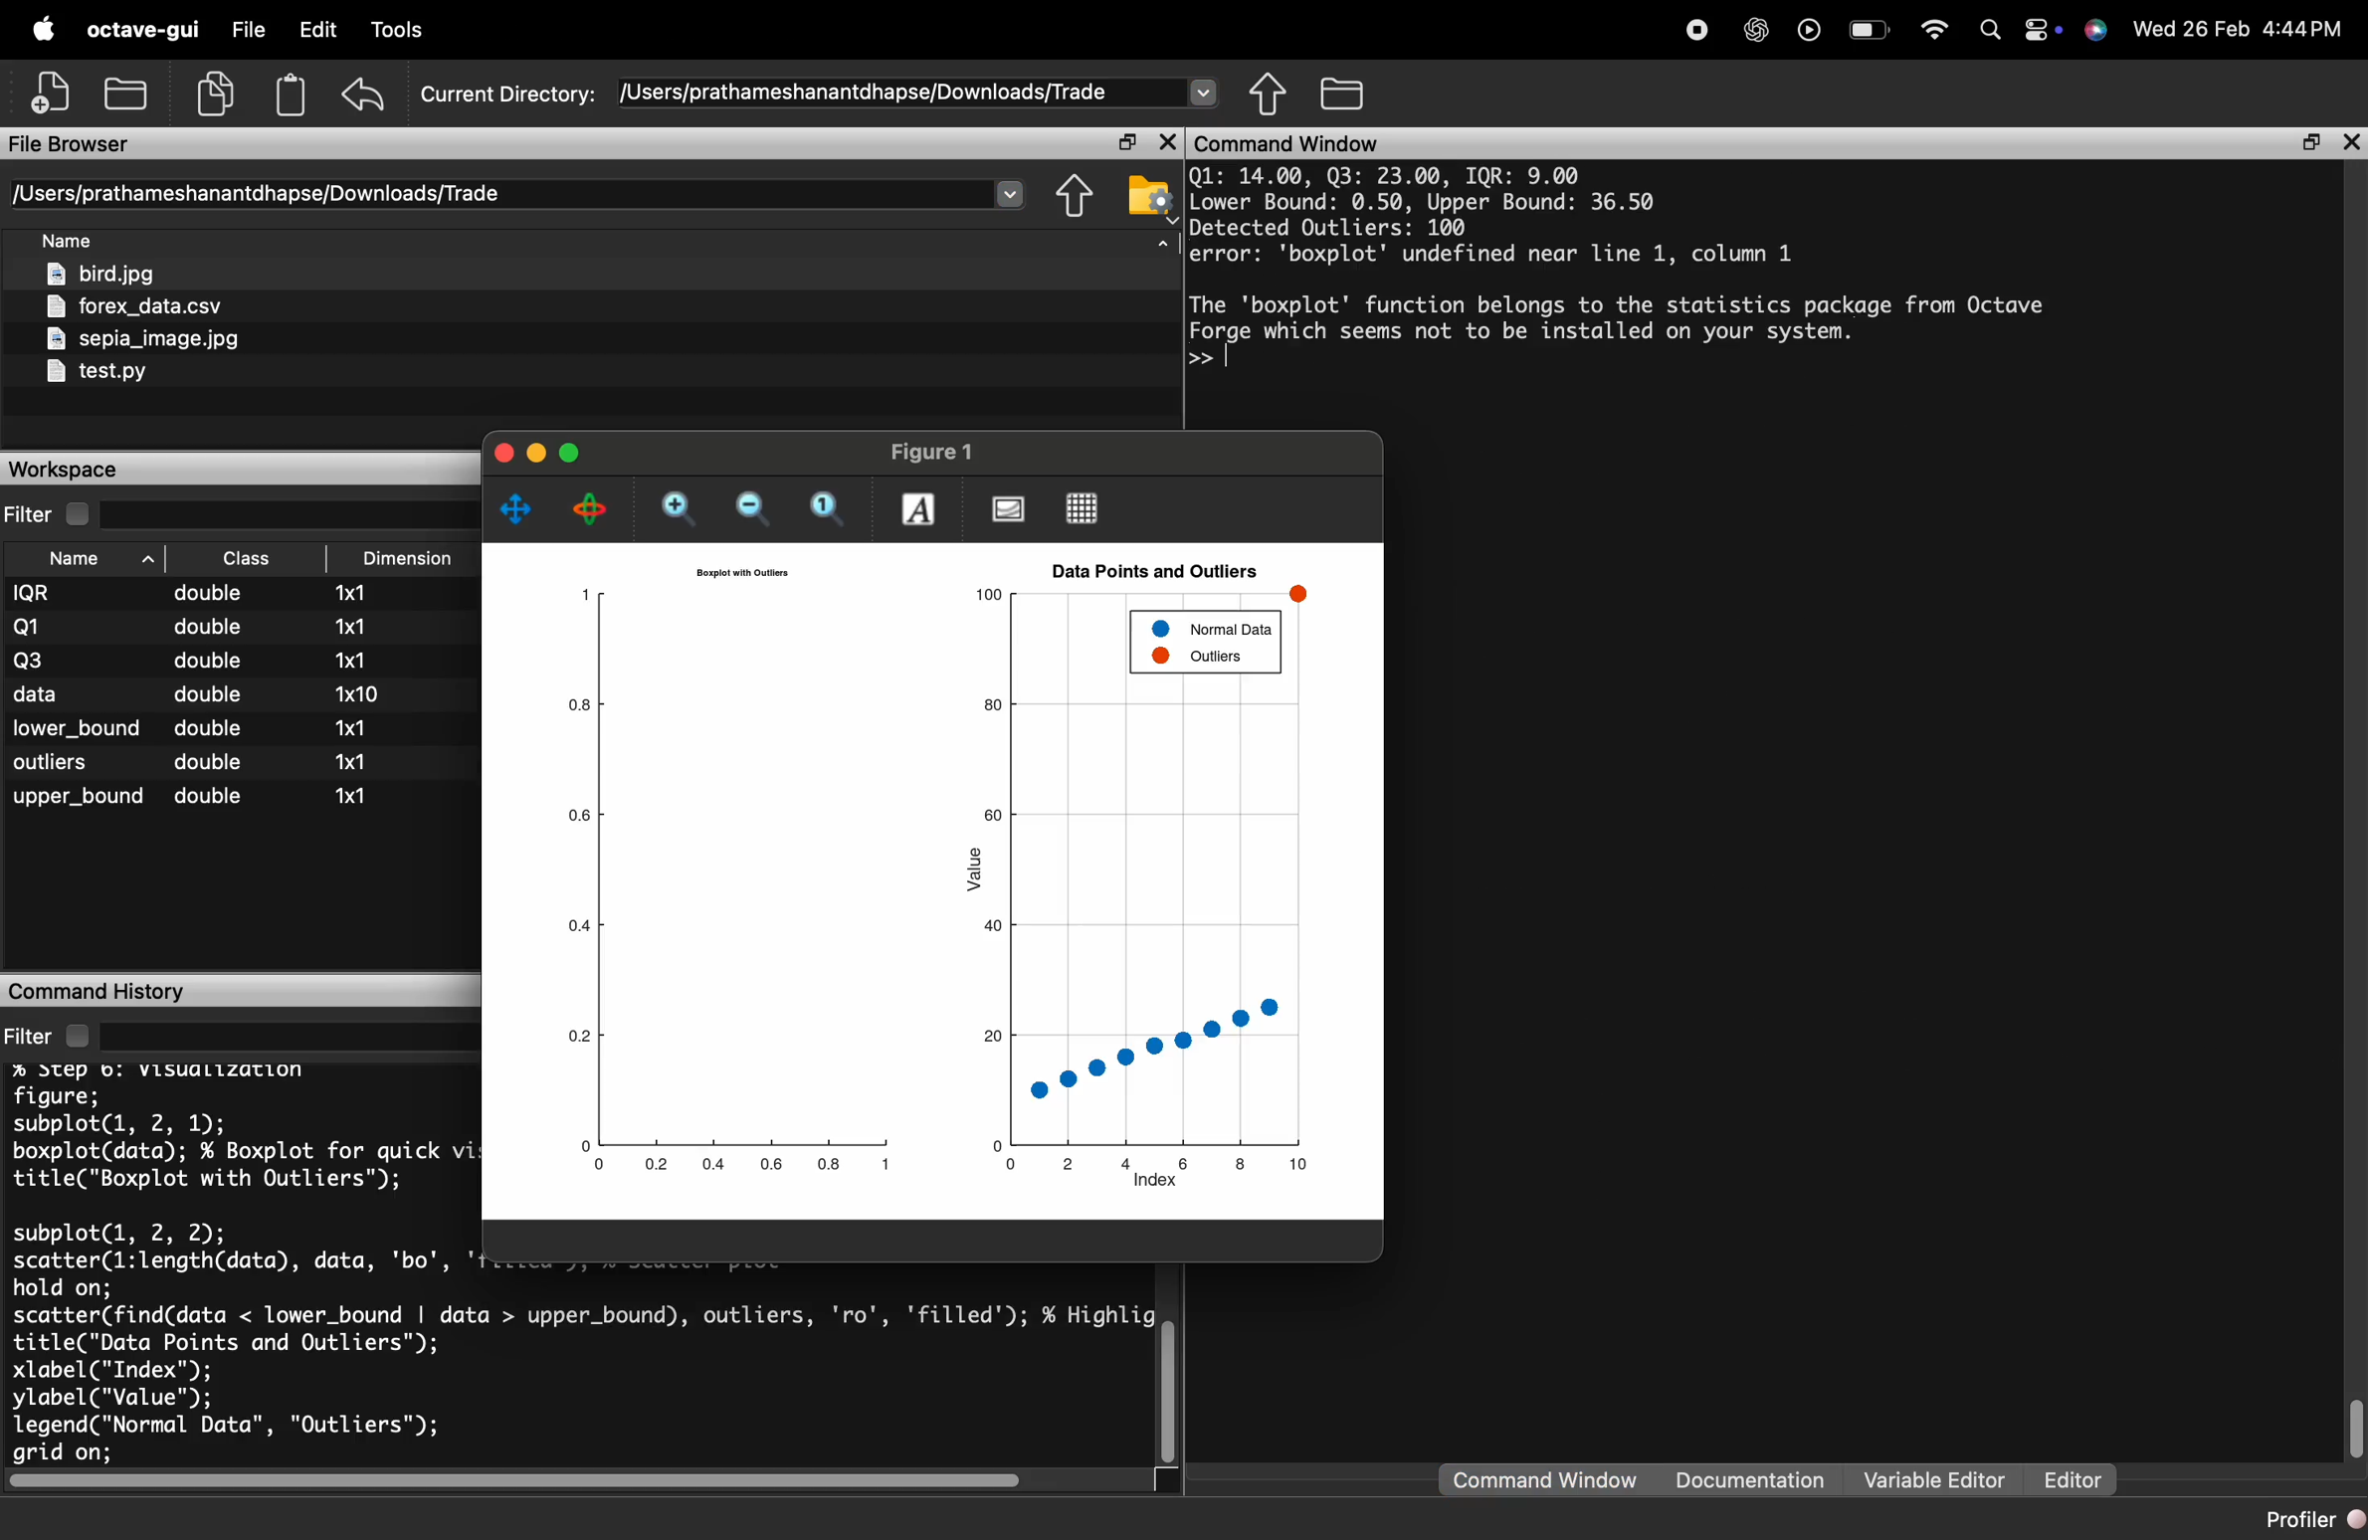  What do you see at coordinates (199, 693) in the screenshot?
I see `data double 1x10` at bounding box center [199, 693].